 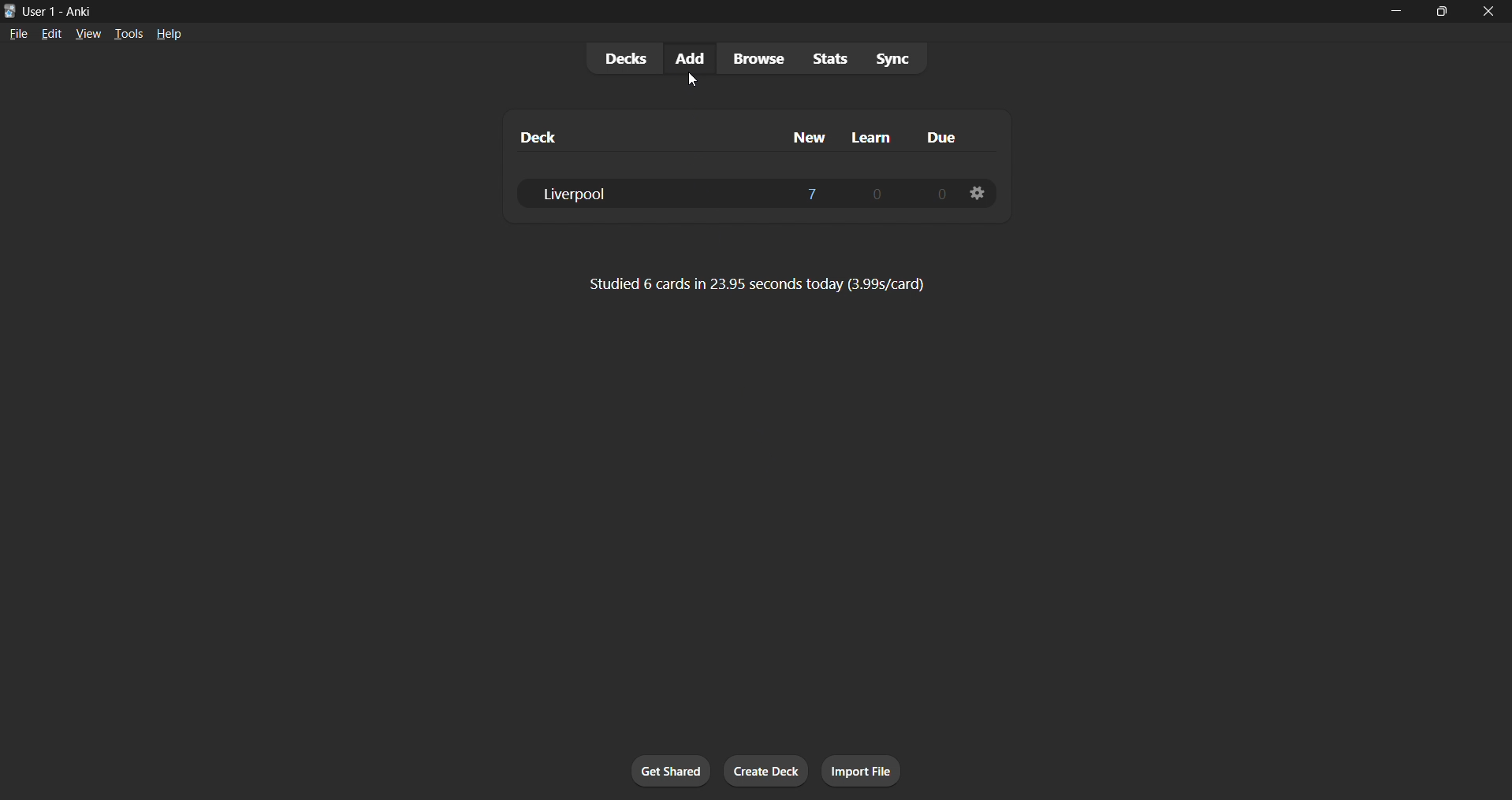 I want to click on add, so click(x=687, y=57).